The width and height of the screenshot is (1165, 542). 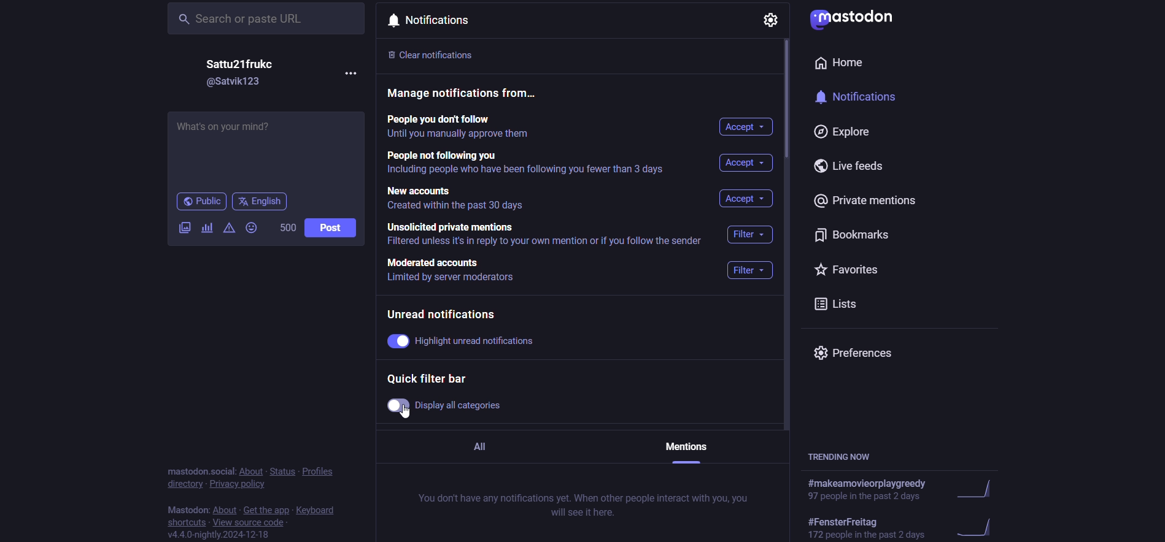 What do you see at coordinates (581, 505) in the screenshot?
I see `You don't have any notifications yet. When other people interact with you, you will see it here.` at bounding box center [581, 505].